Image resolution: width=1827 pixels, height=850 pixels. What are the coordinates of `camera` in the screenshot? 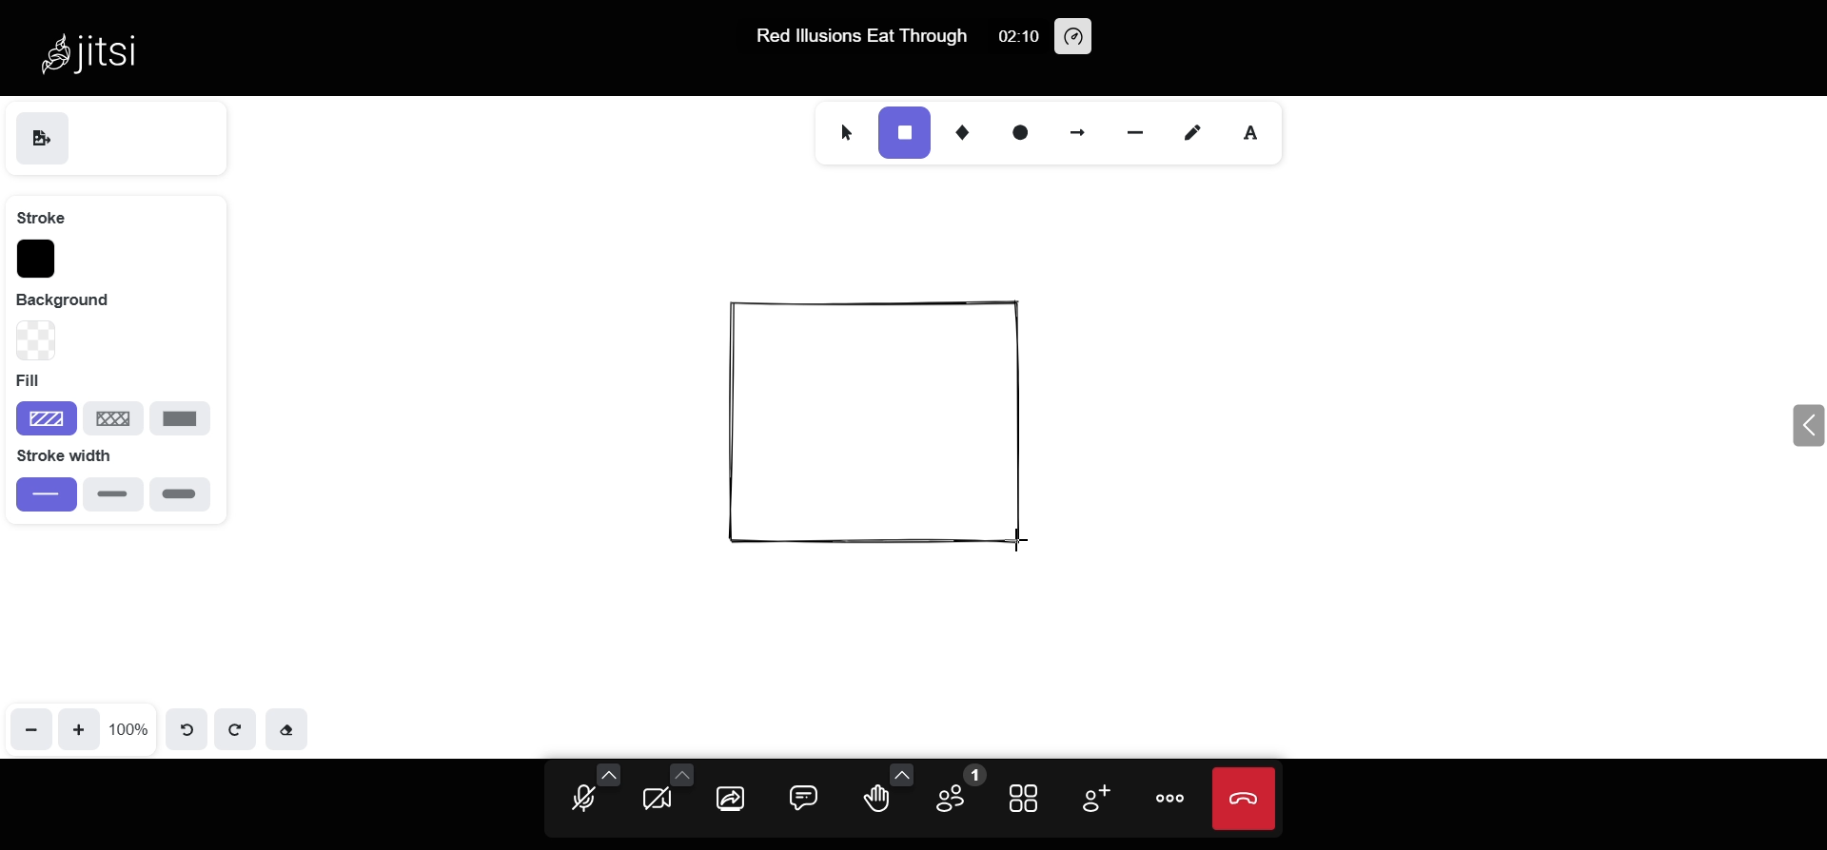 It's located at (658, 802).